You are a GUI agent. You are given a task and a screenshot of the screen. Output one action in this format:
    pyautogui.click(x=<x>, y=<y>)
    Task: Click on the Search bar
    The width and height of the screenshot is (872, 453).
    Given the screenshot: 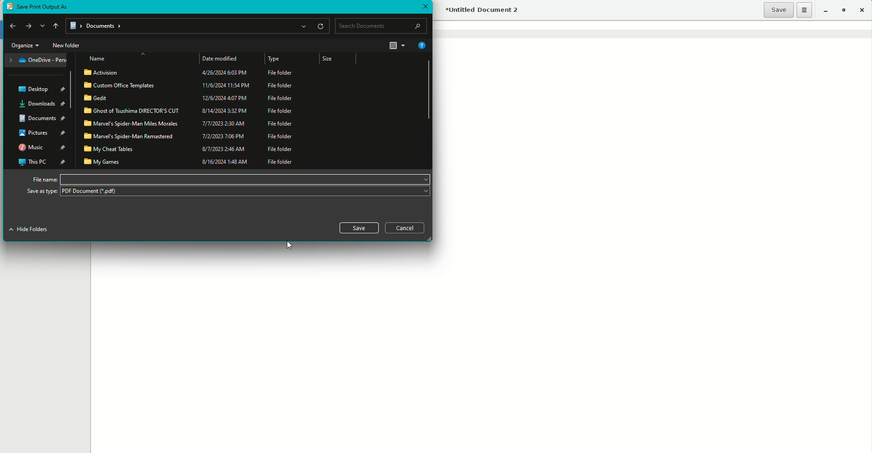 What is the action you would take?
    pyautogui.click(x=381, y=26)
    